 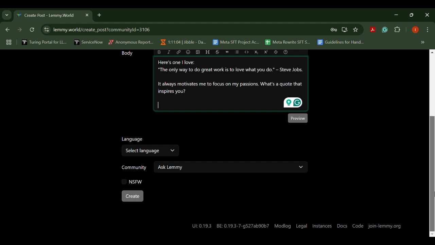 I want to click on quote, so click(x=226, y=52).